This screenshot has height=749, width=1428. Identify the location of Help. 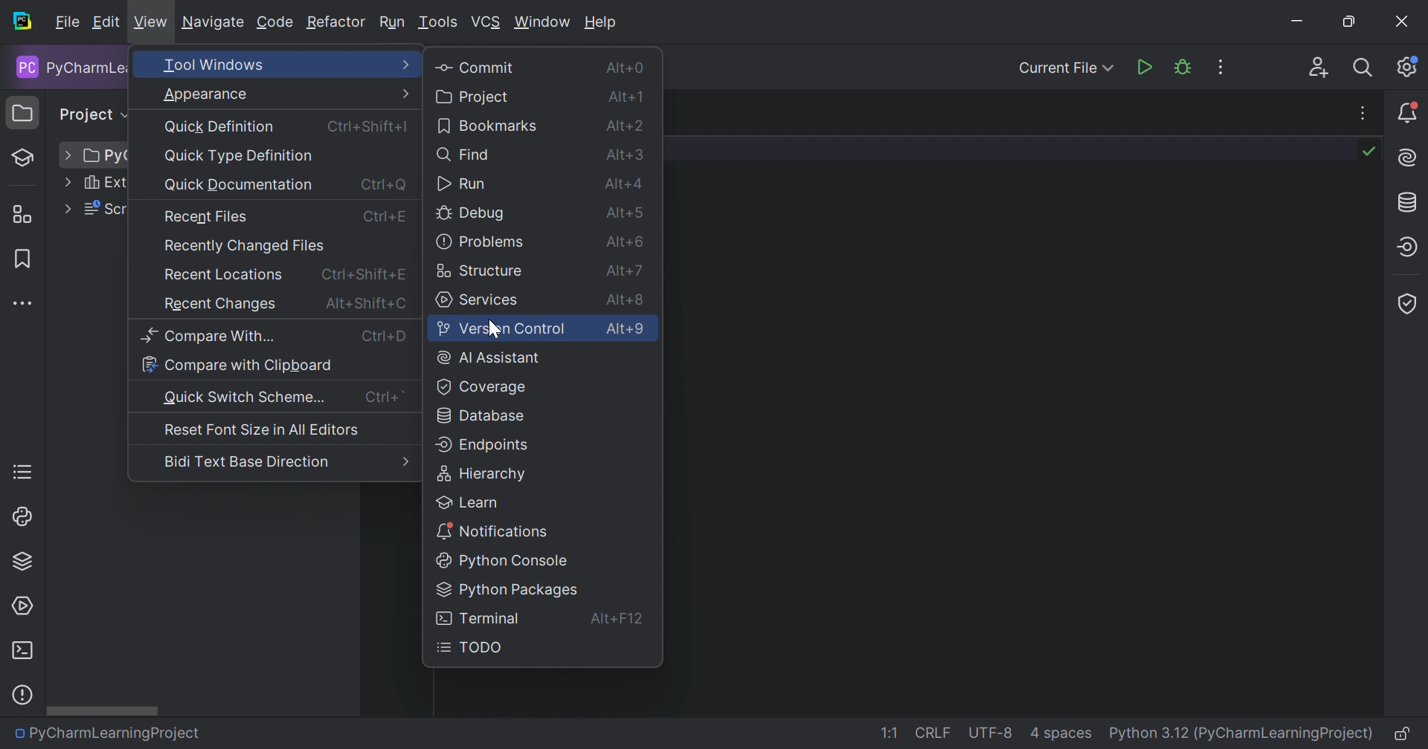
(602, 22).